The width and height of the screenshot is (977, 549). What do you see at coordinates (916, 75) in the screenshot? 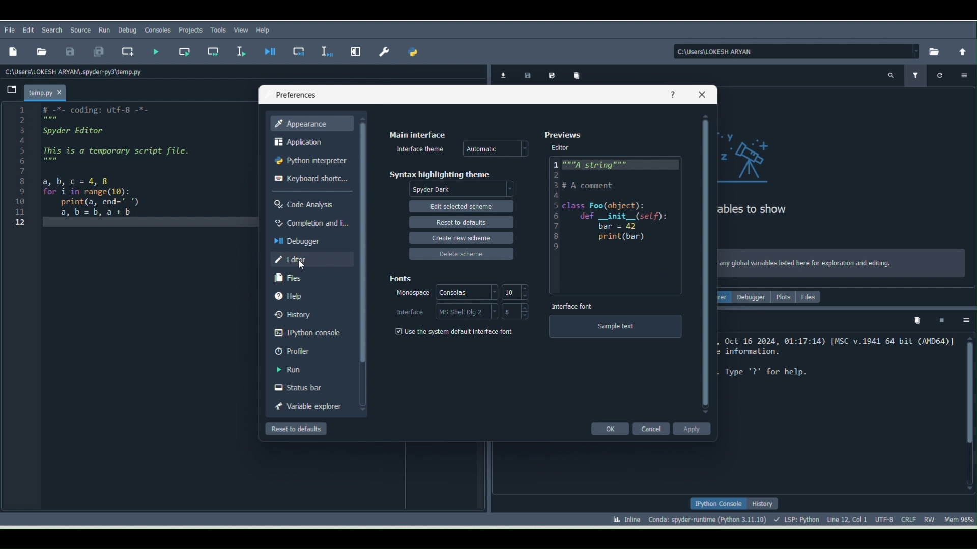
I see `Filter variables` at bounding box center [916, 75].